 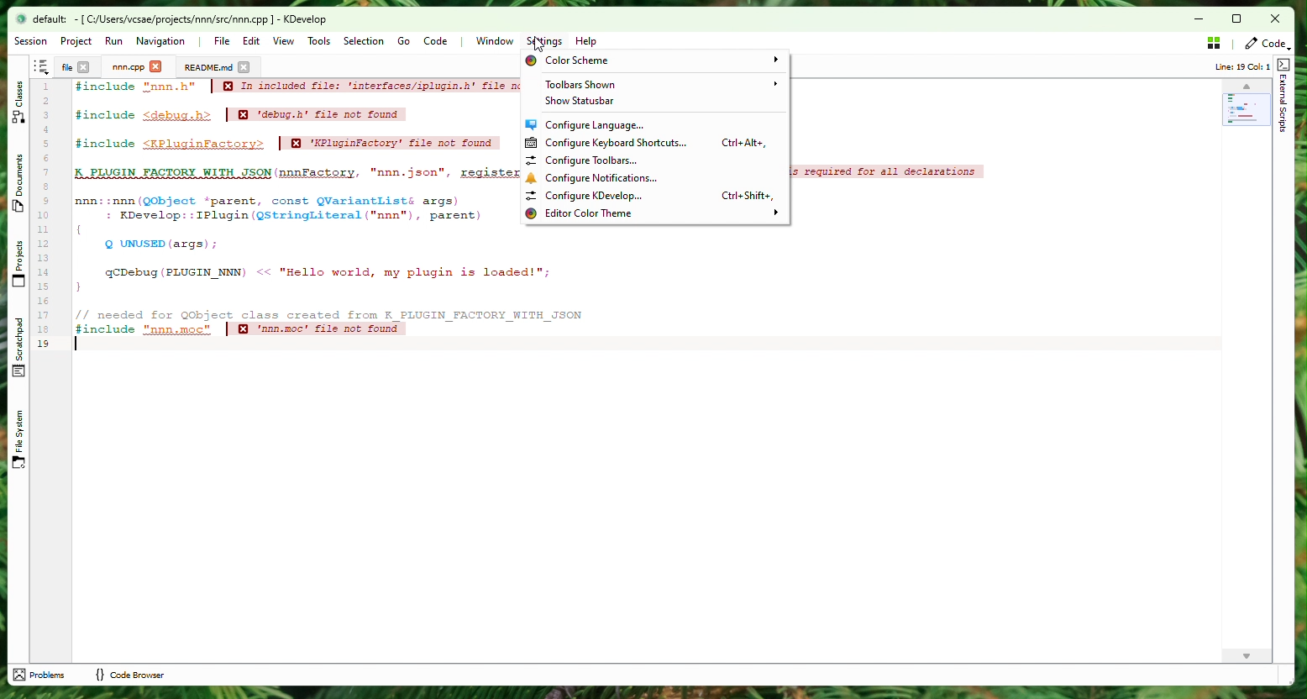 I want to click on External Script, so click(x=1284, y=102).